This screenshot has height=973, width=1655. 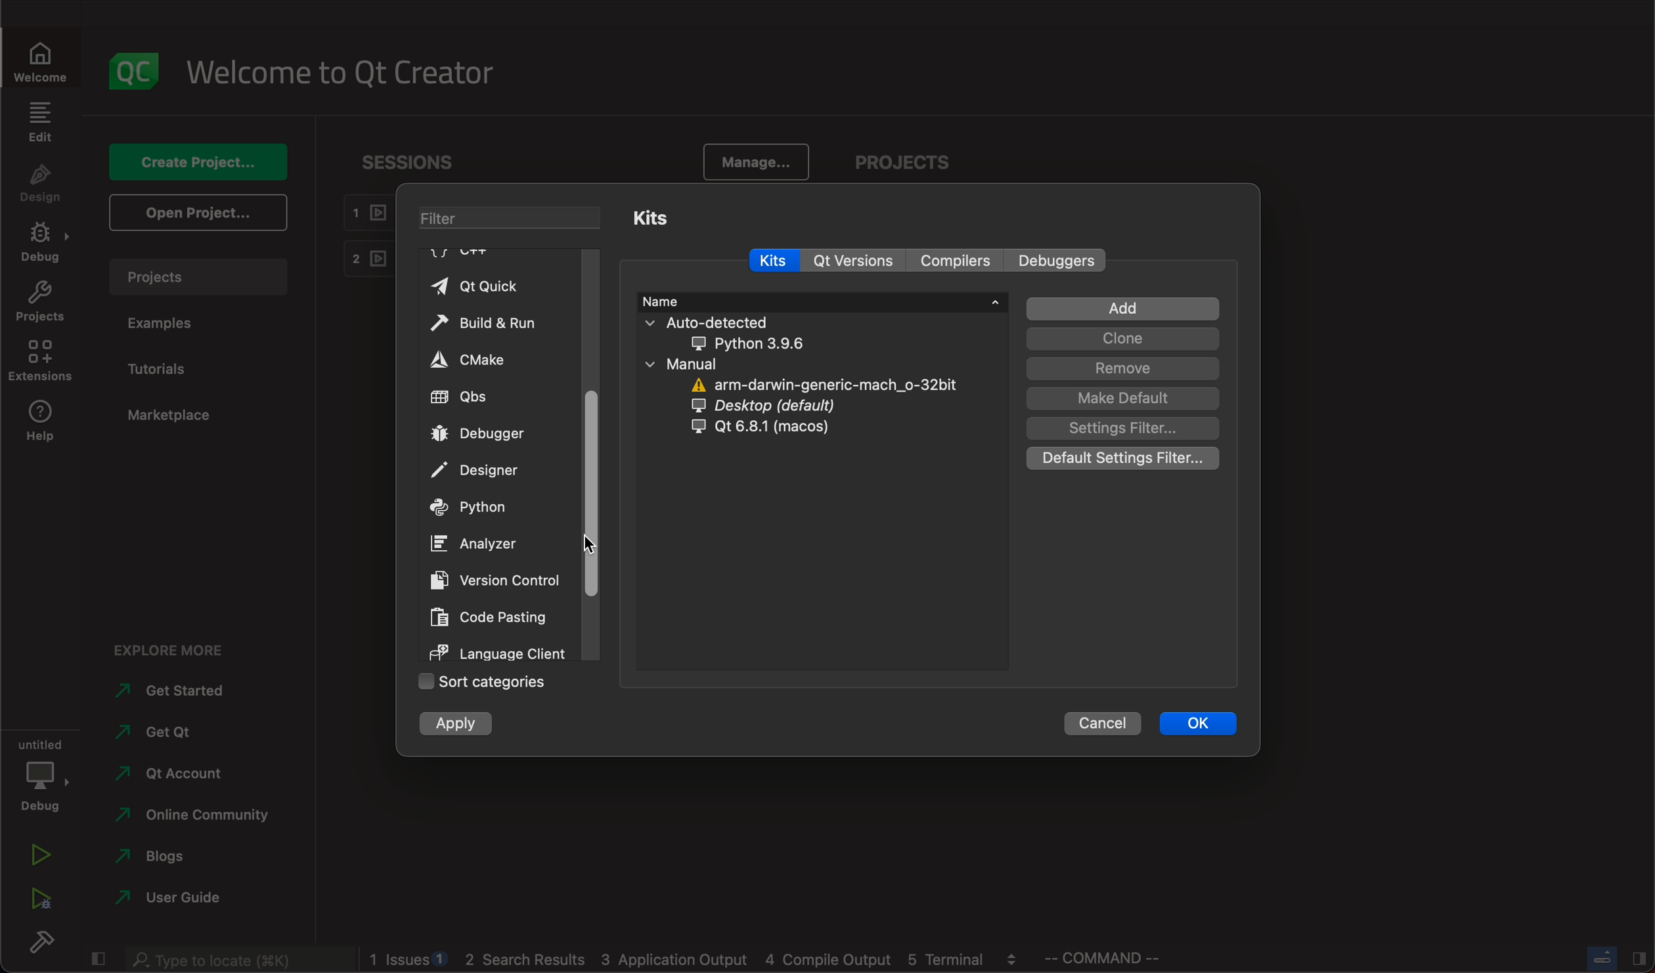 What do you see at coordinates (473, 251) in the screenshot?
I see `C++` at bounding box center [473, 251].